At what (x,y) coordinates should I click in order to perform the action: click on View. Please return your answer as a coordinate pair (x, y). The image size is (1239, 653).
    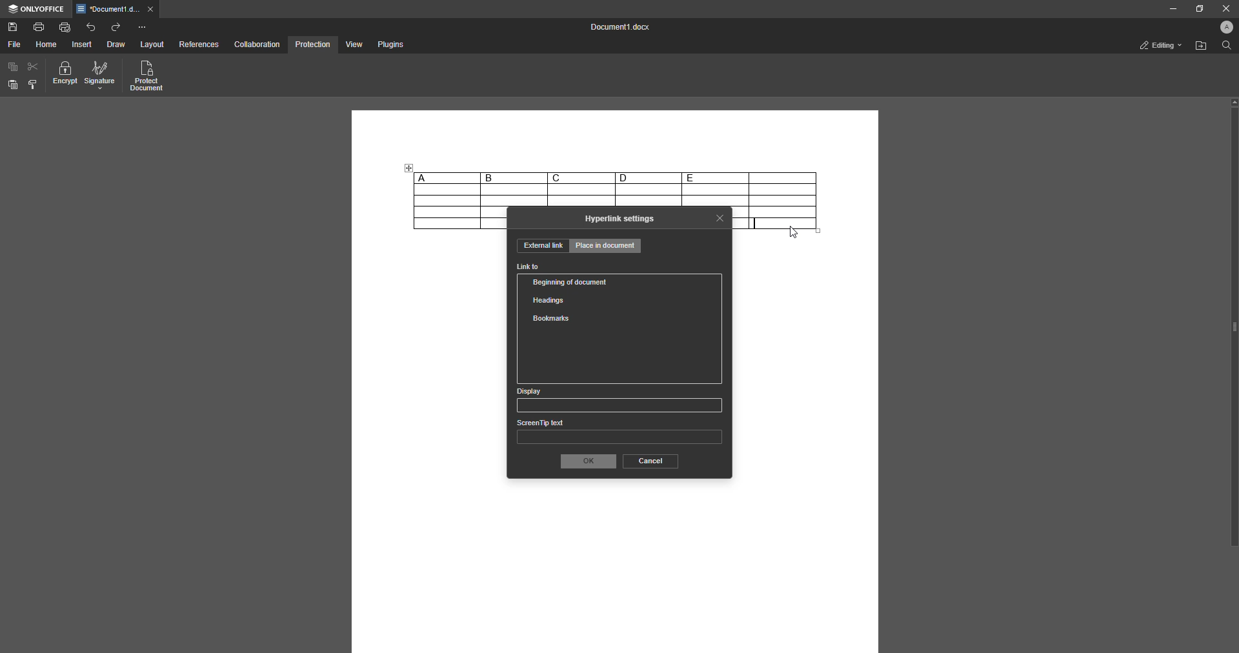
    Looking at the image, I should click on (352, 45).